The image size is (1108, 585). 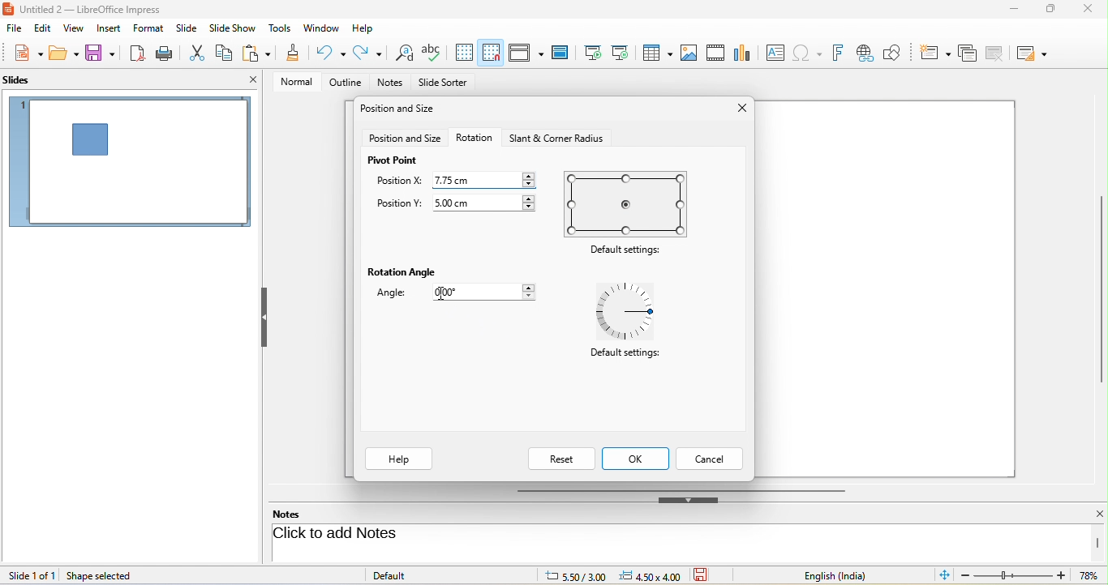 What do you see at coordinates (405, 139) in the screenshot?
I see `position and size` at bounding box center [405, 139].